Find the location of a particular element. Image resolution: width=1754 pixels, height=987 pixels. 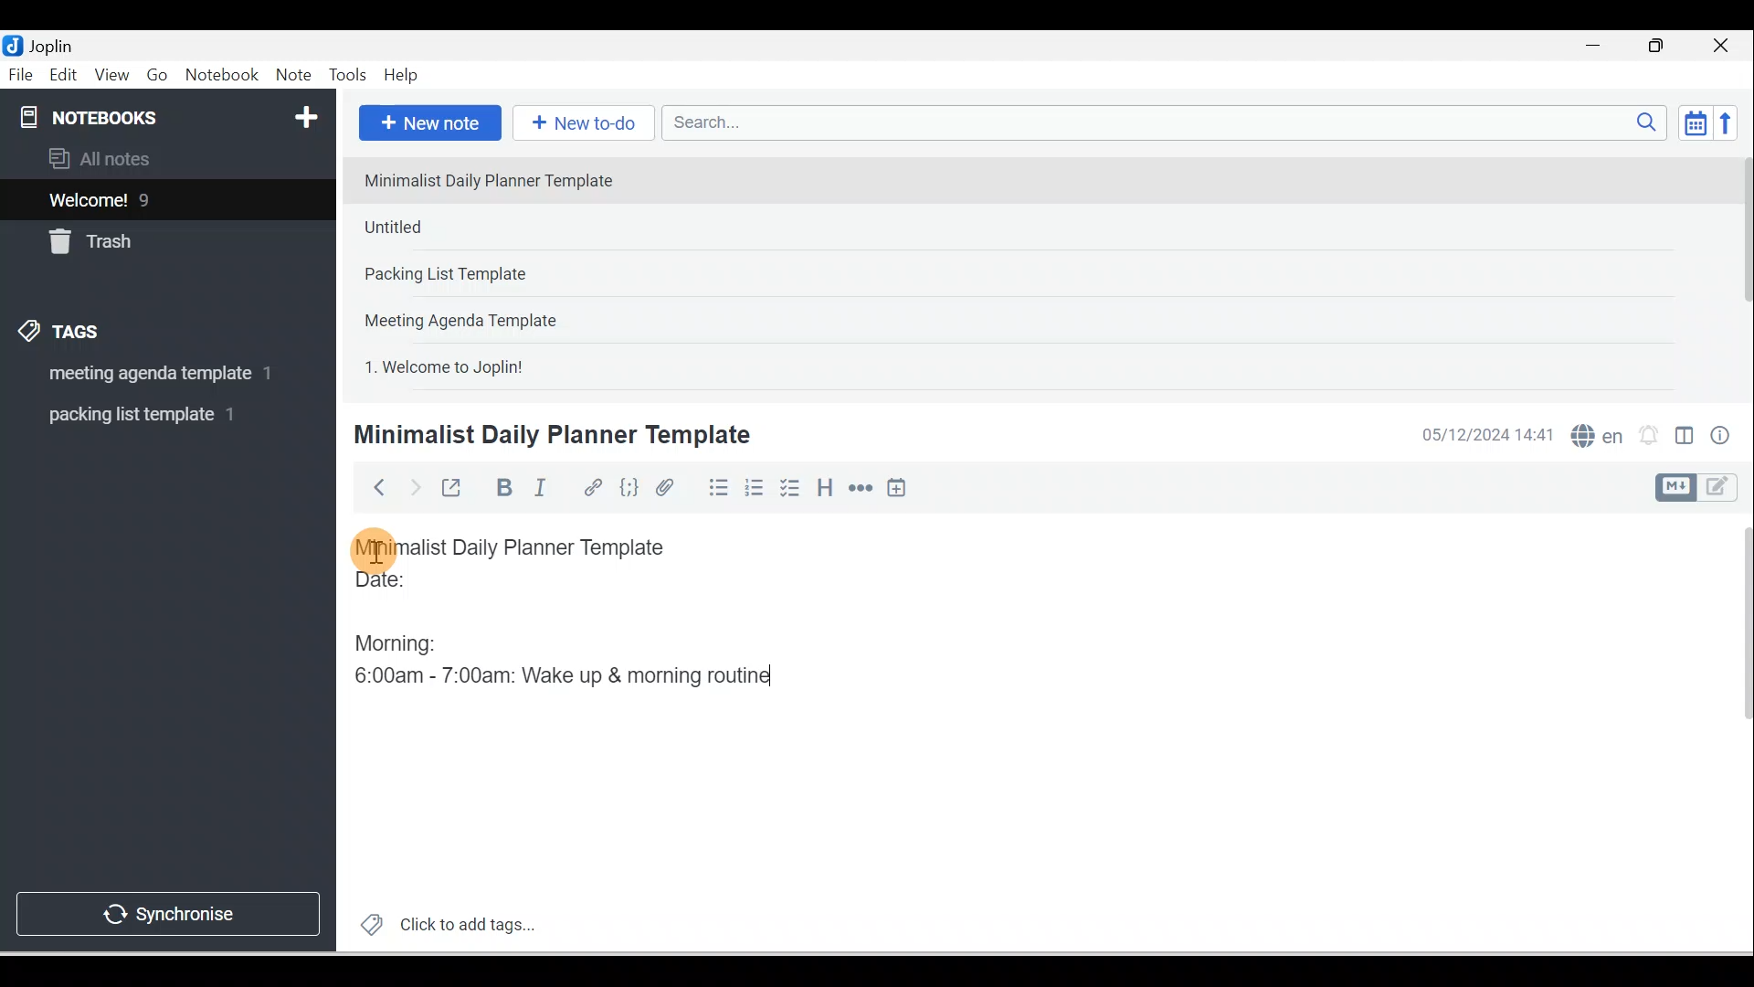

Note 2 is located at coordinates (483, 227).